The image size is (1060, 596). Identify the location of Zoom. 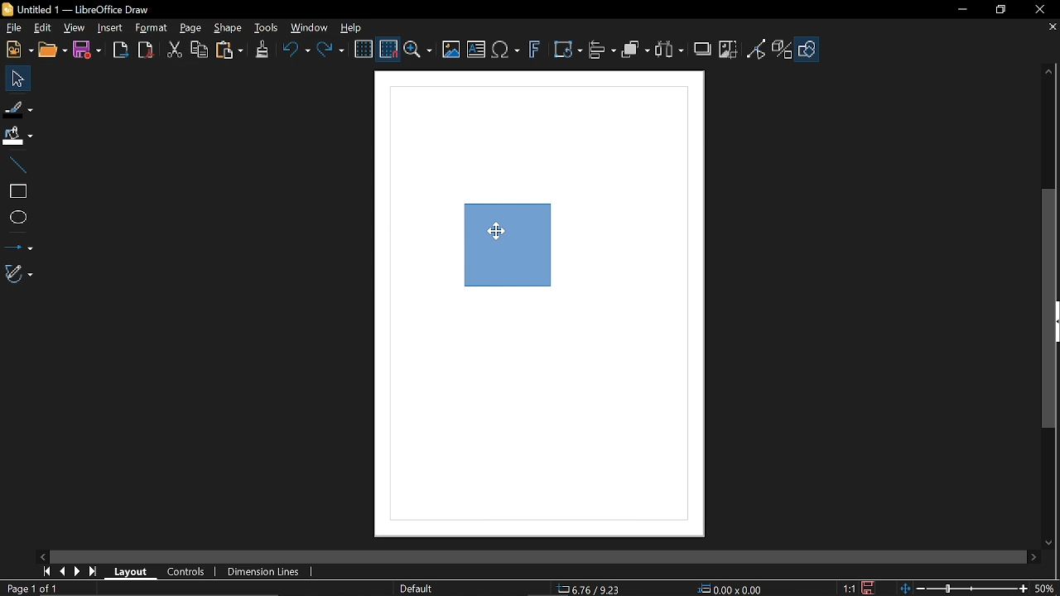
(419, 50).